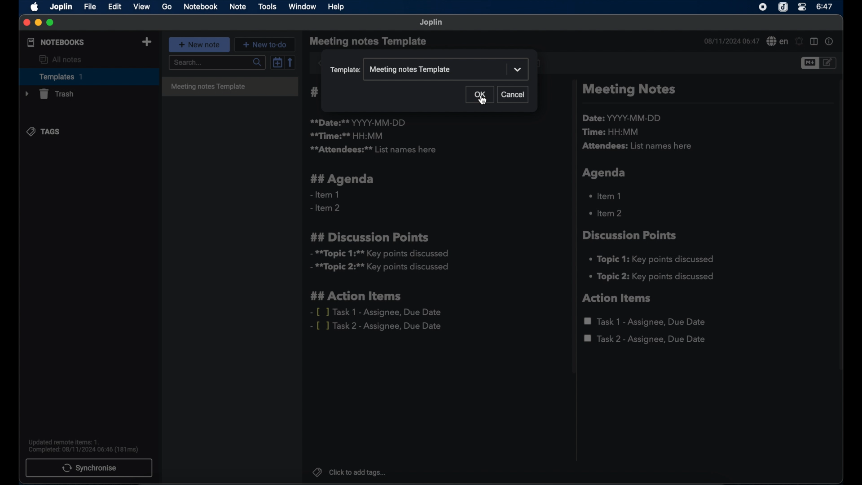  Describe the element at coordinates (518, 70) in the screenshot. I see `dropdown menu ` at that location.